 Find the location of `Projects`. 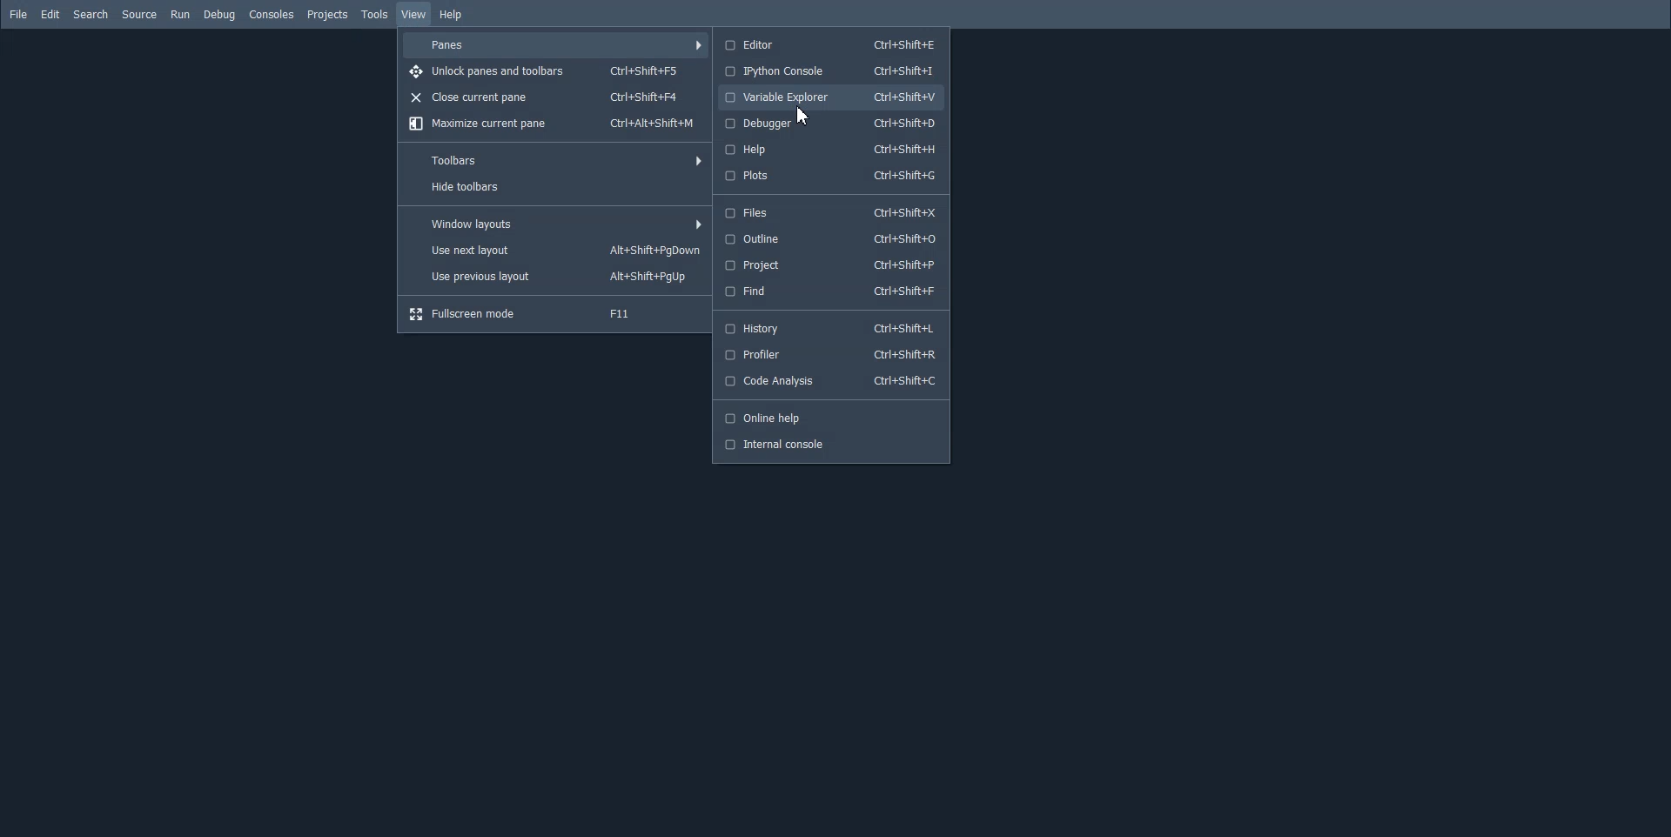

Projects is located at coordinates (326, 14).